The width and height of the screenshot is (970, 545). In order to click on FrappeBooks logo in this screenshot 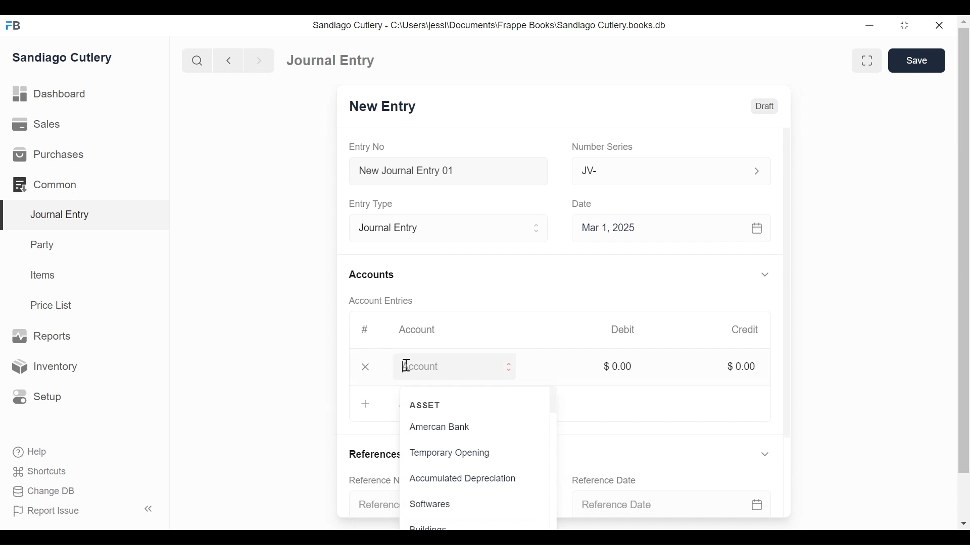, I will do `click(13, 25)`.